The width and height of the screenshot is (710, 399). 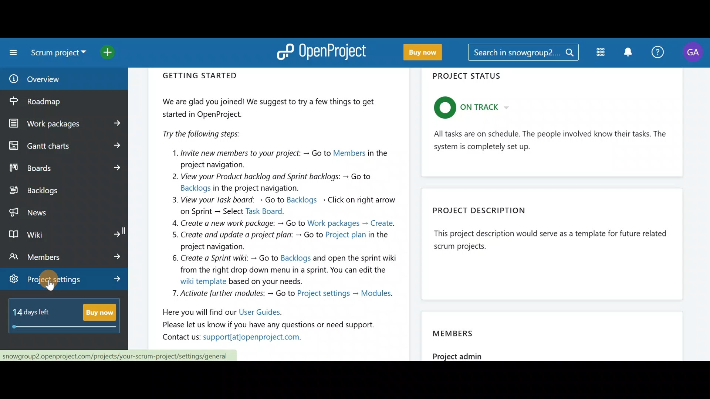 I want to click on Roadmap, so click(x=51, y=102).